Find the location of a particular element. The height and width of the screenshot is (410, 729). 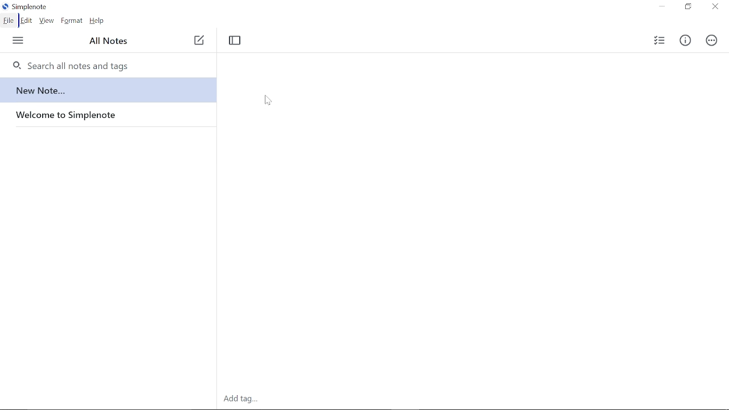

Menu is located at coordinates (19, 42).